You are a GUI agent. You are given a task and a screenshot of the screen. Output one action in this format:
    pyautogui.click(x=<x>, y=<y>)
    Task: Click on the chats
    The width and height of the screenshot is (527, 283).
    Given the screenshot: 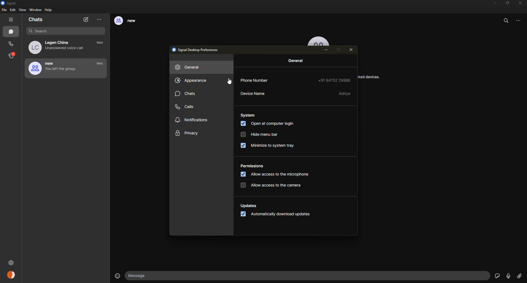 What is the action you would take?
    pyautogui.click(x=12, y=32)
    